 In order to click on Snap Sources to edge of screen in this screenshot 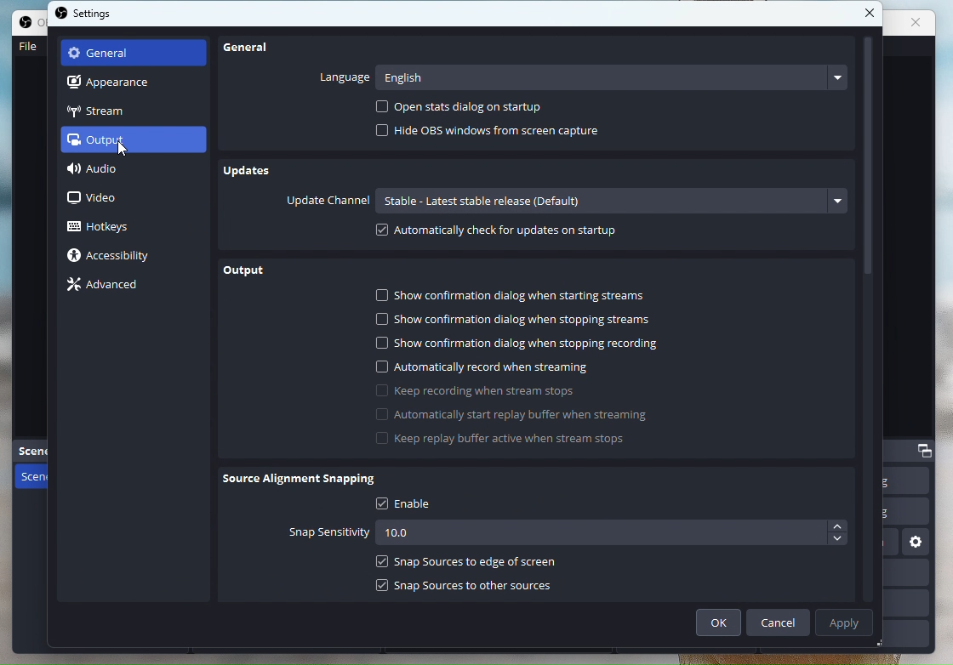, I will do `click(465, 562)`.